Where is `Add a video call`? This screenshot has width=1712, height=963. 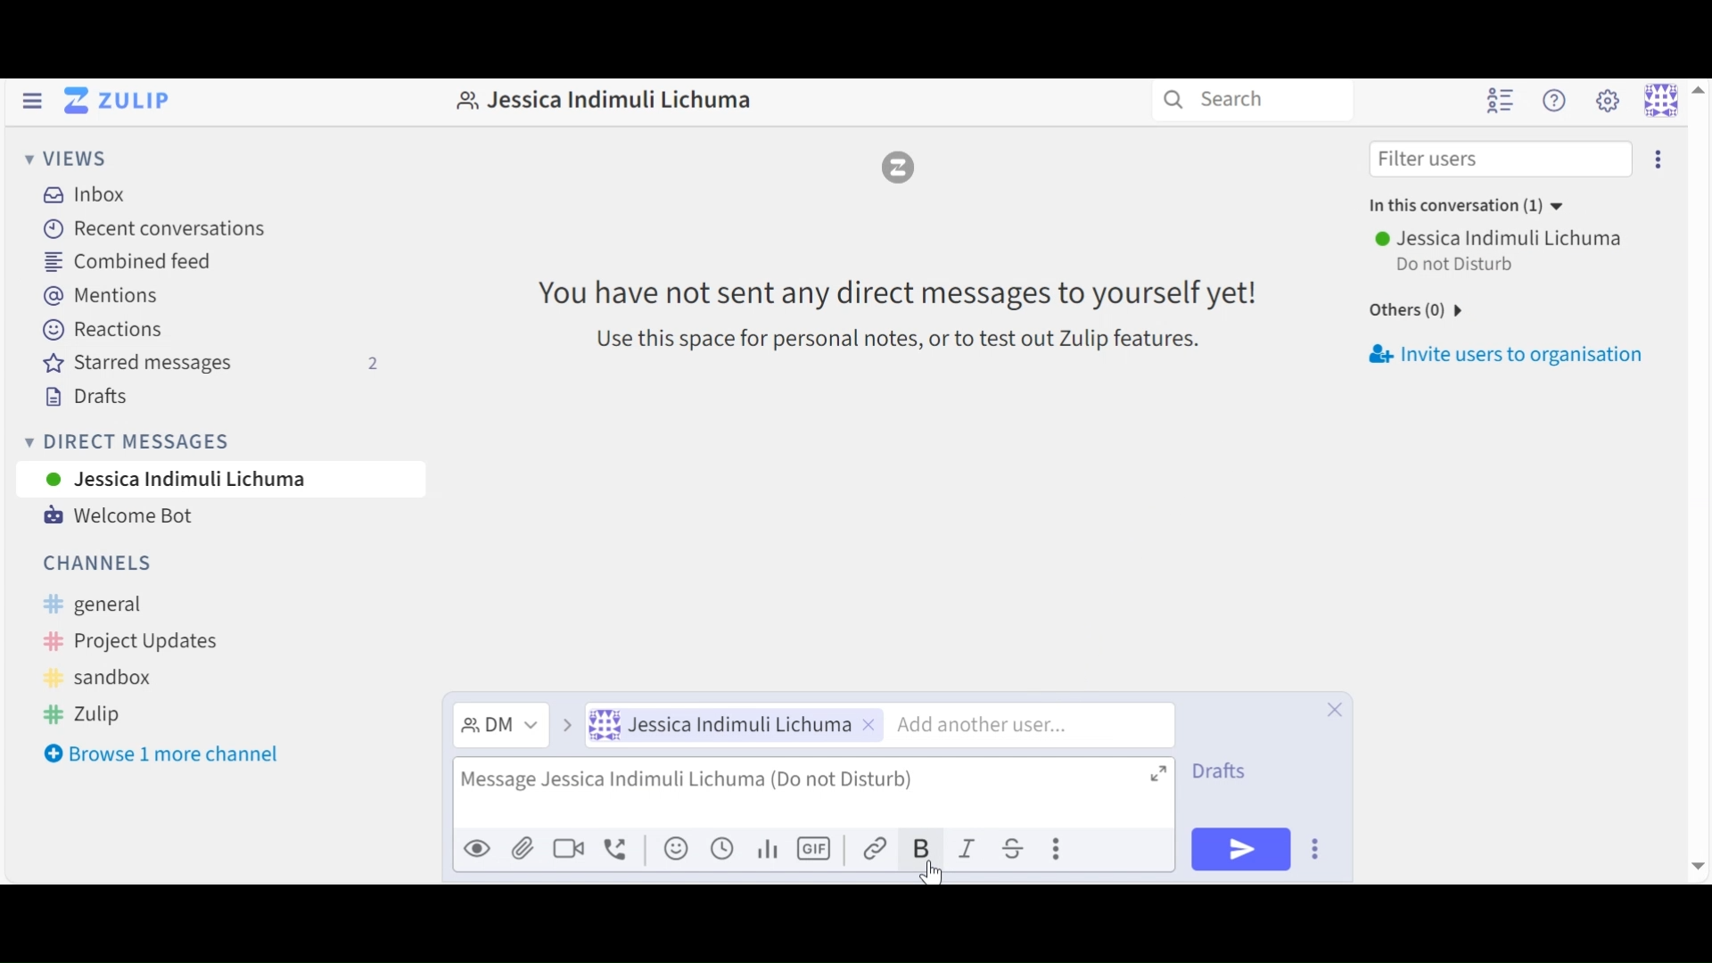 Add a video call is located at coordinates (568, 847).